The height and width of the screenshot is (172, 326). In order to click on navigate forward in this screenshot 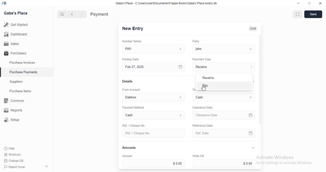, I will do `click(82, 14)`.